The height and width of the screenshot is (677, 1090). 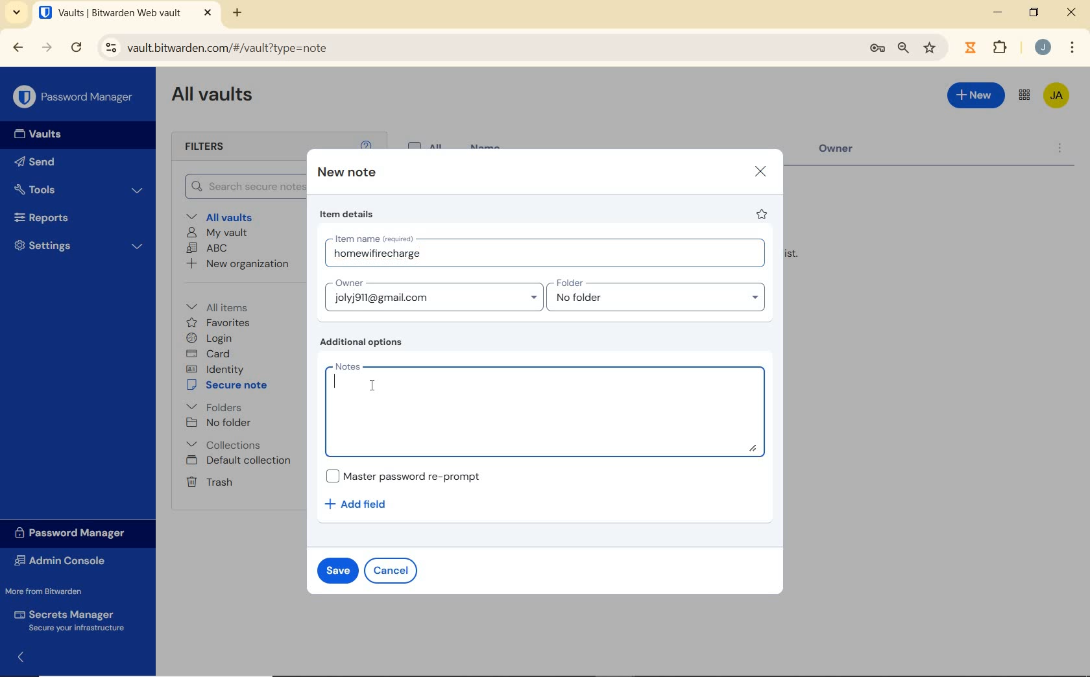 I want to click on Send, so click(x=39, y=161).